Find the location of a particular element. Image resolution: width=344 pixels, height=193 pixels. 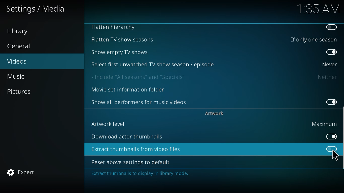

enabled is located at coordinates (332, 52).